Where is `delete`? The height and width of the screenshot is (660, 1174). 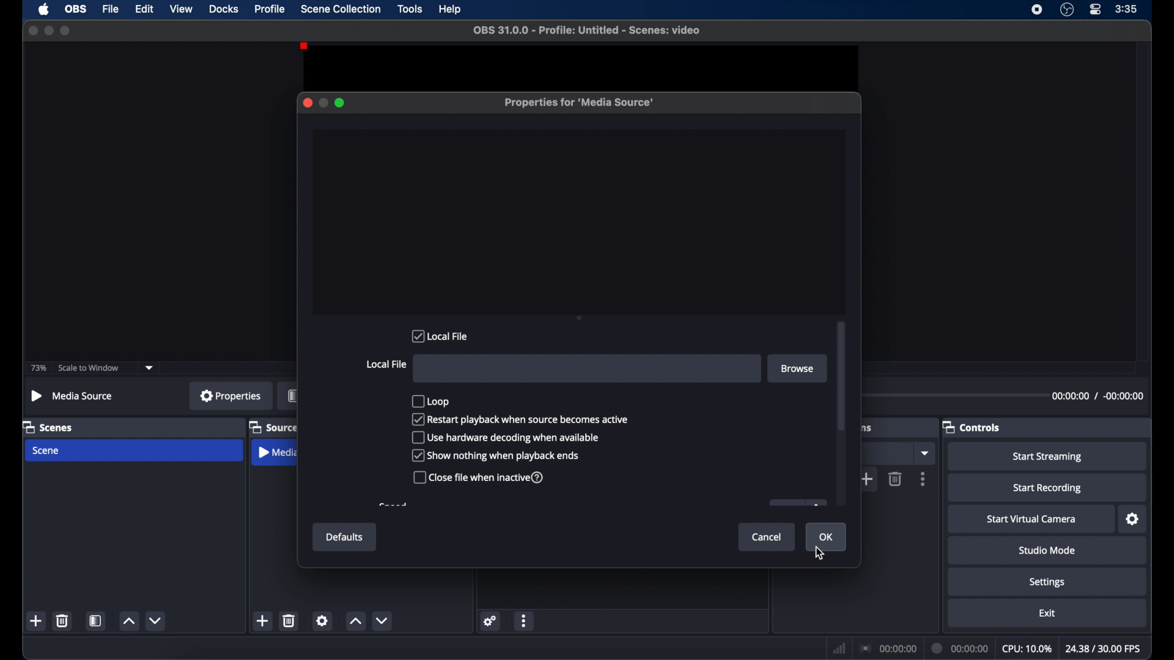
delete is located at coordinates (63, 620).